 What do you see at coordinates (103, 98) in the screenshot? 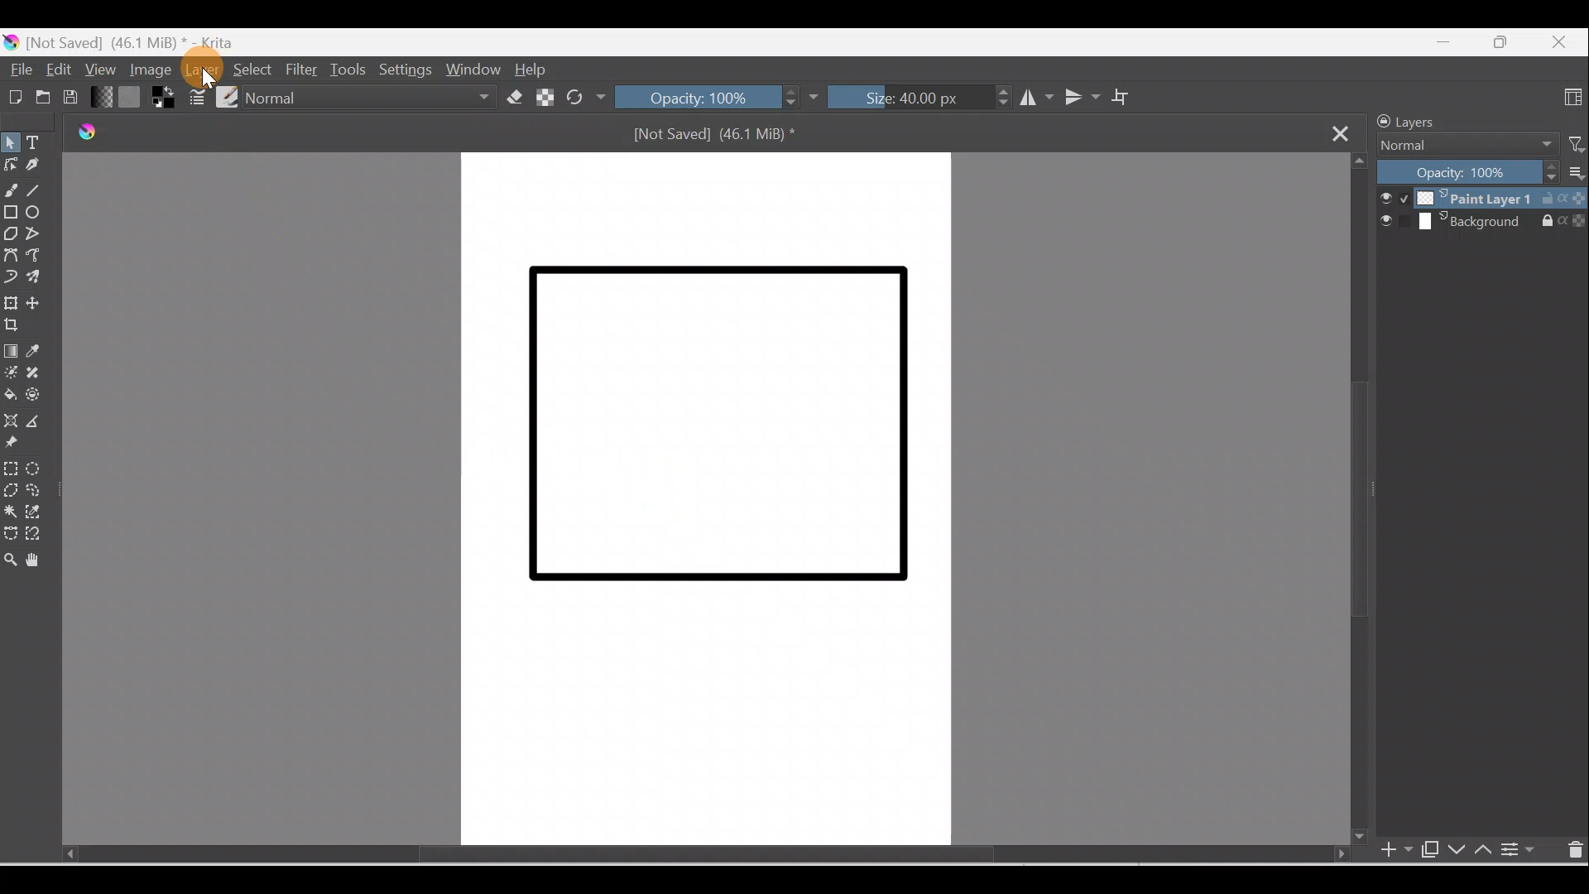
I see `Fill gradients` at bounding box center [103, 98].